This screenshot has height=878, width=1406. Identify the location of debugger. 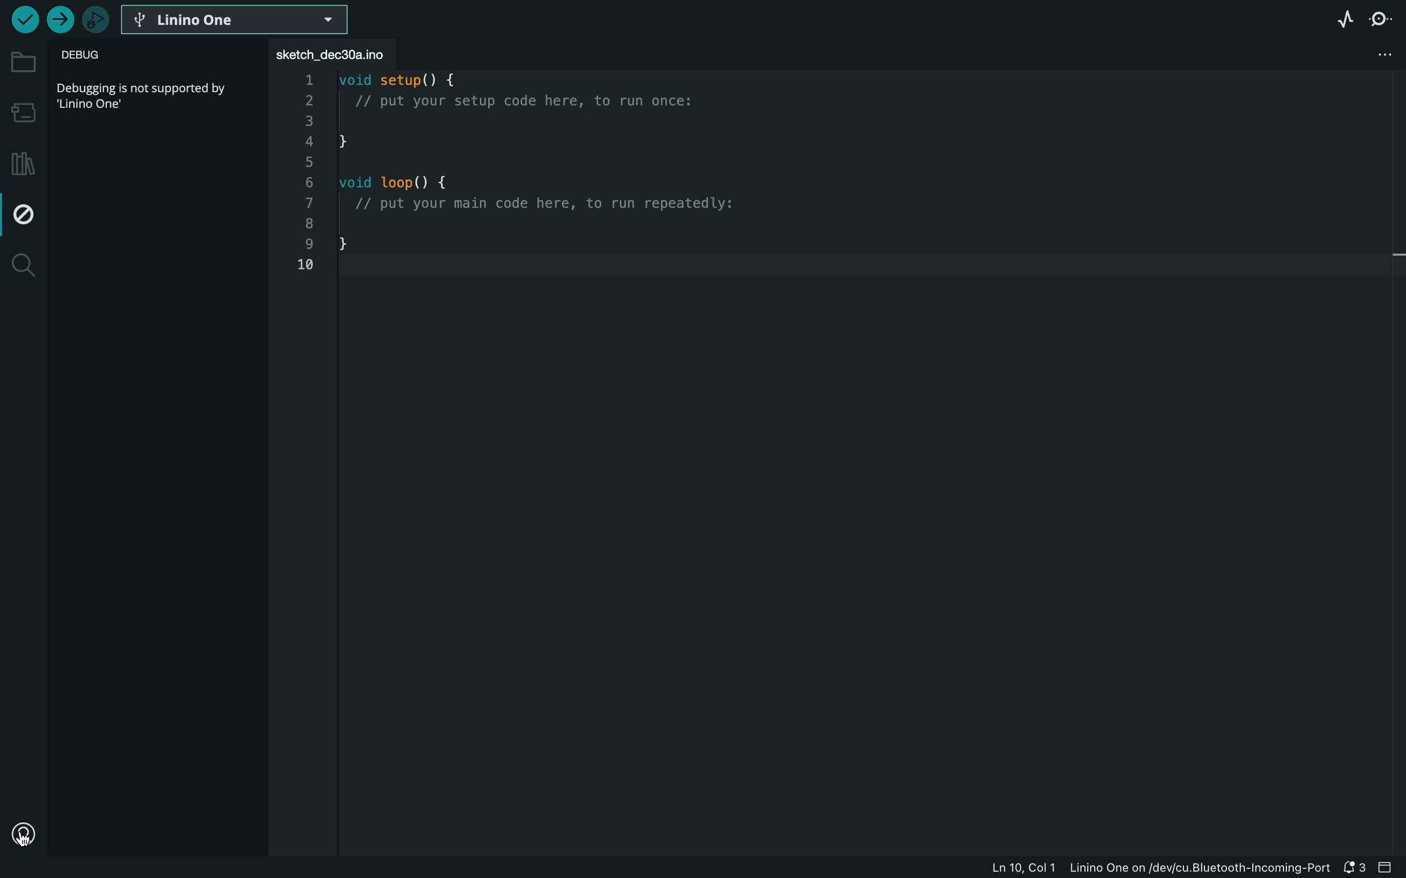
(96, 20).